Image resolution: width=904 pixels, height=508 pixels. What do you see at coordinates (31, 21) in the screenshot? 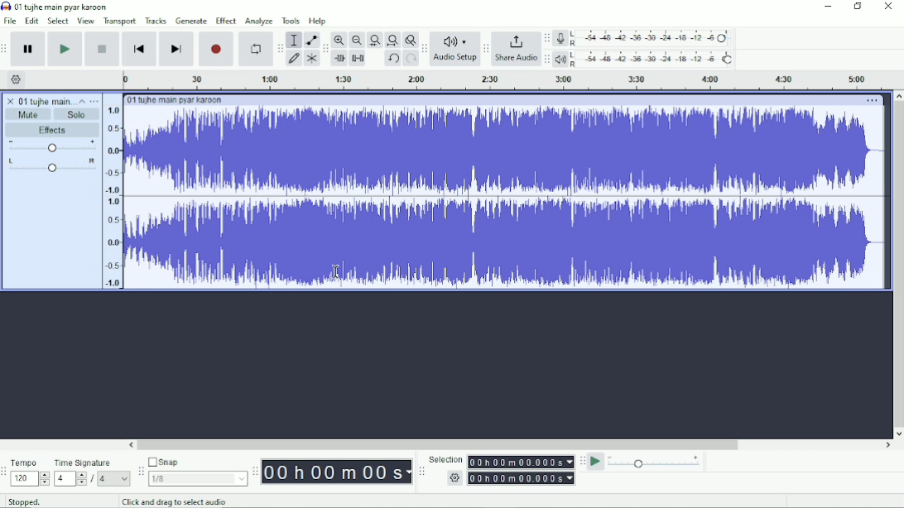
I see `Edit` at bounding box center [31, 21].